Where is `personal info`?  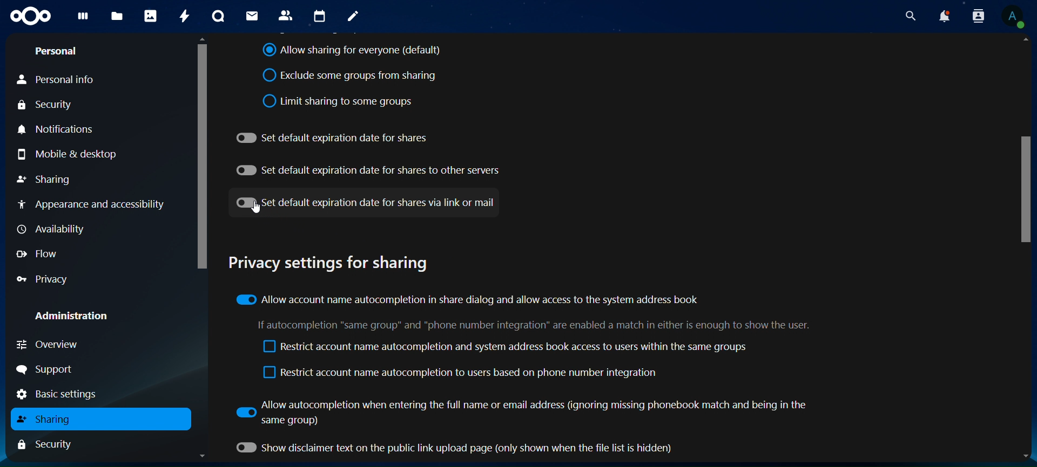
personal info is located at coordinates (59, 80).